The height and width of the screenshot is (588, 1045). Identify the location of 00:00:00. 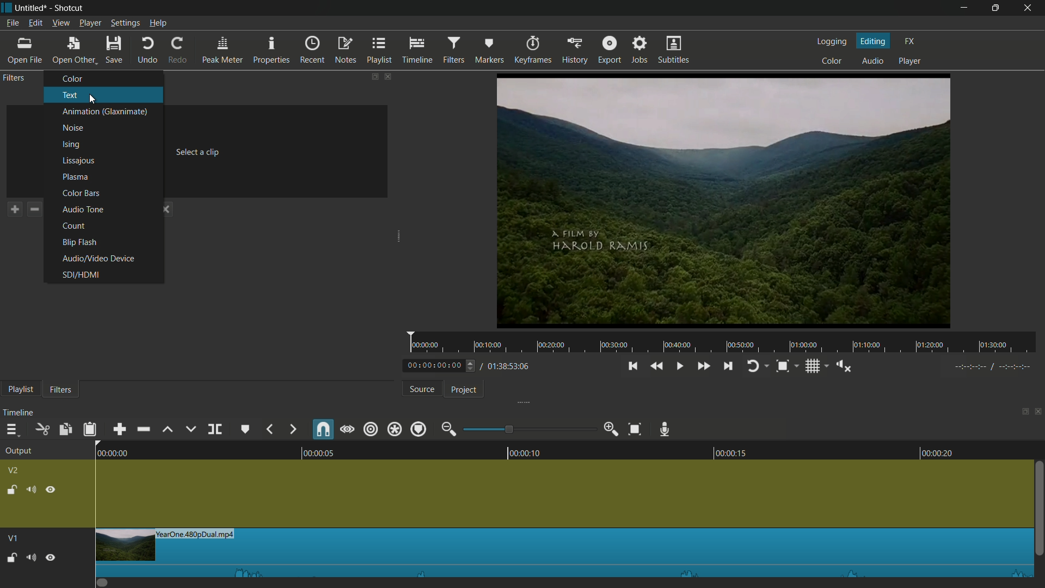
(106, 452).